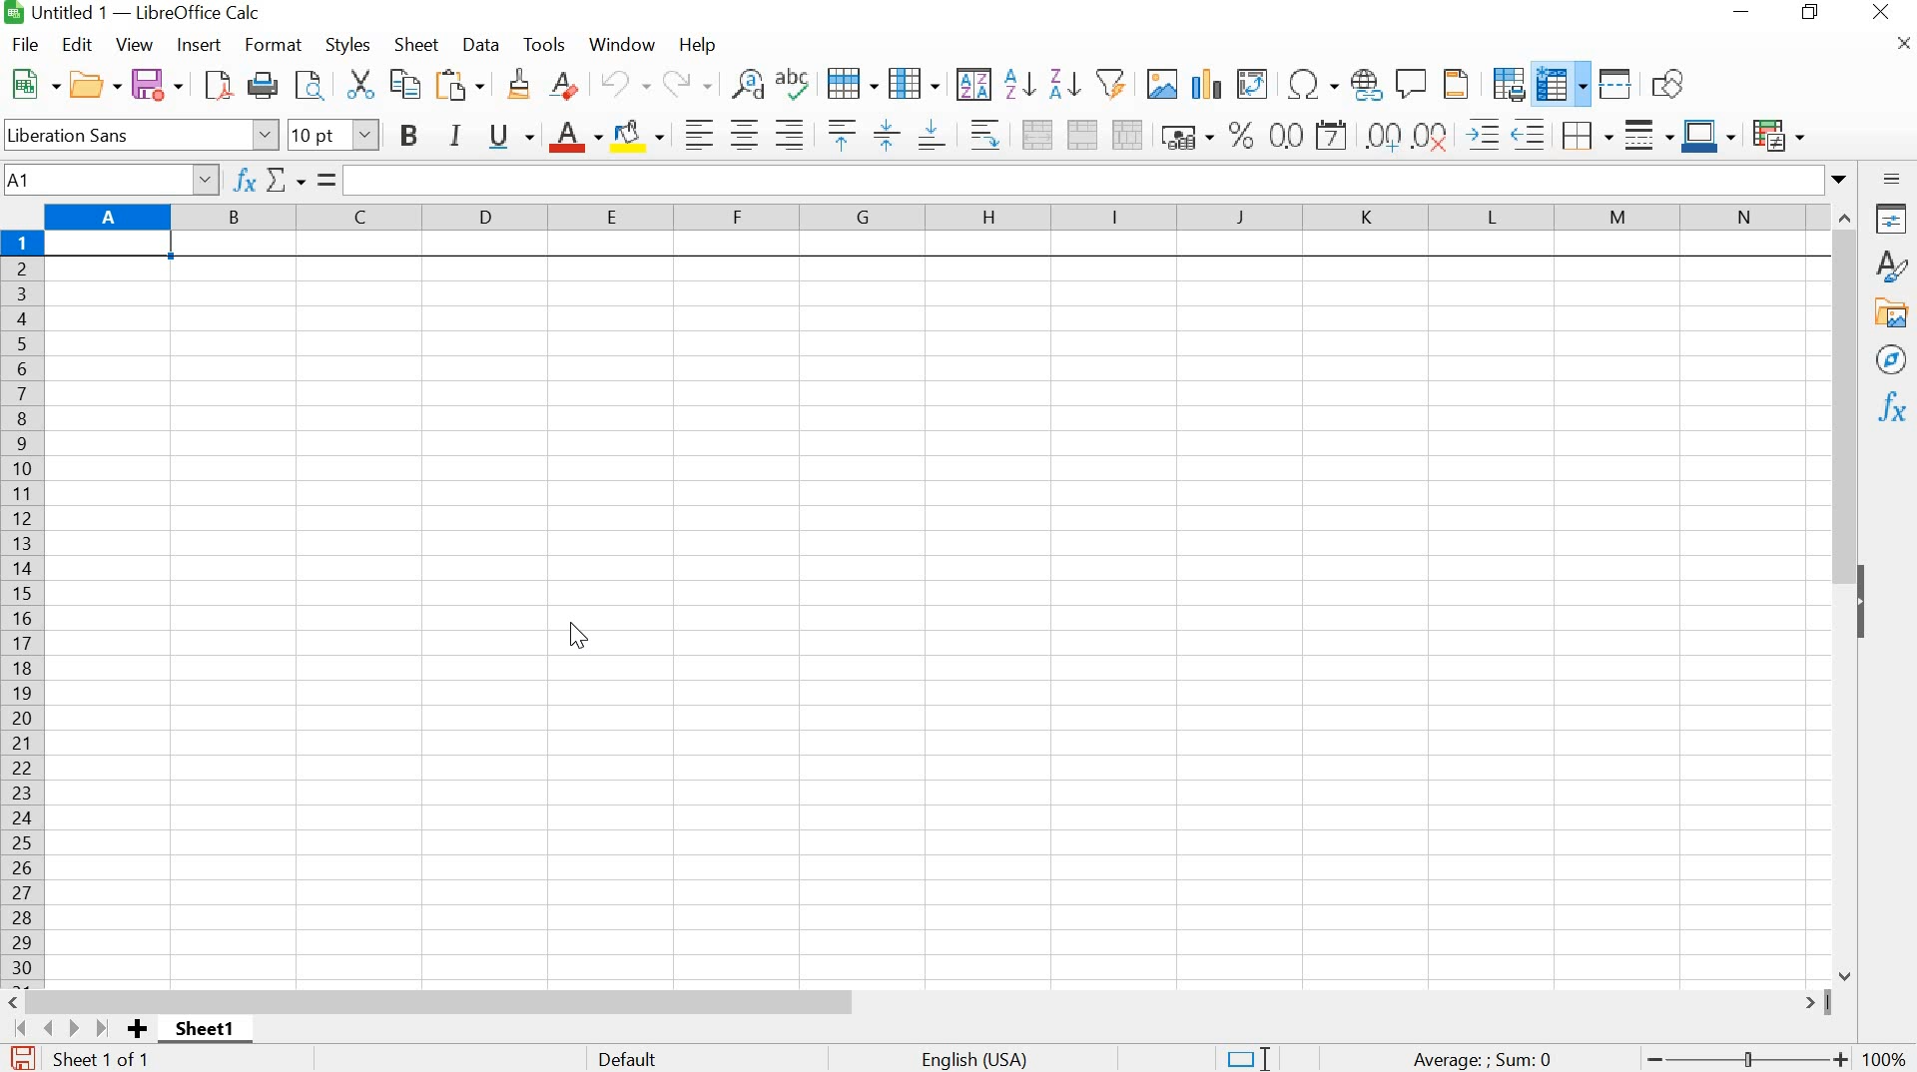  I want to click on PASTE, so click(463, 84).